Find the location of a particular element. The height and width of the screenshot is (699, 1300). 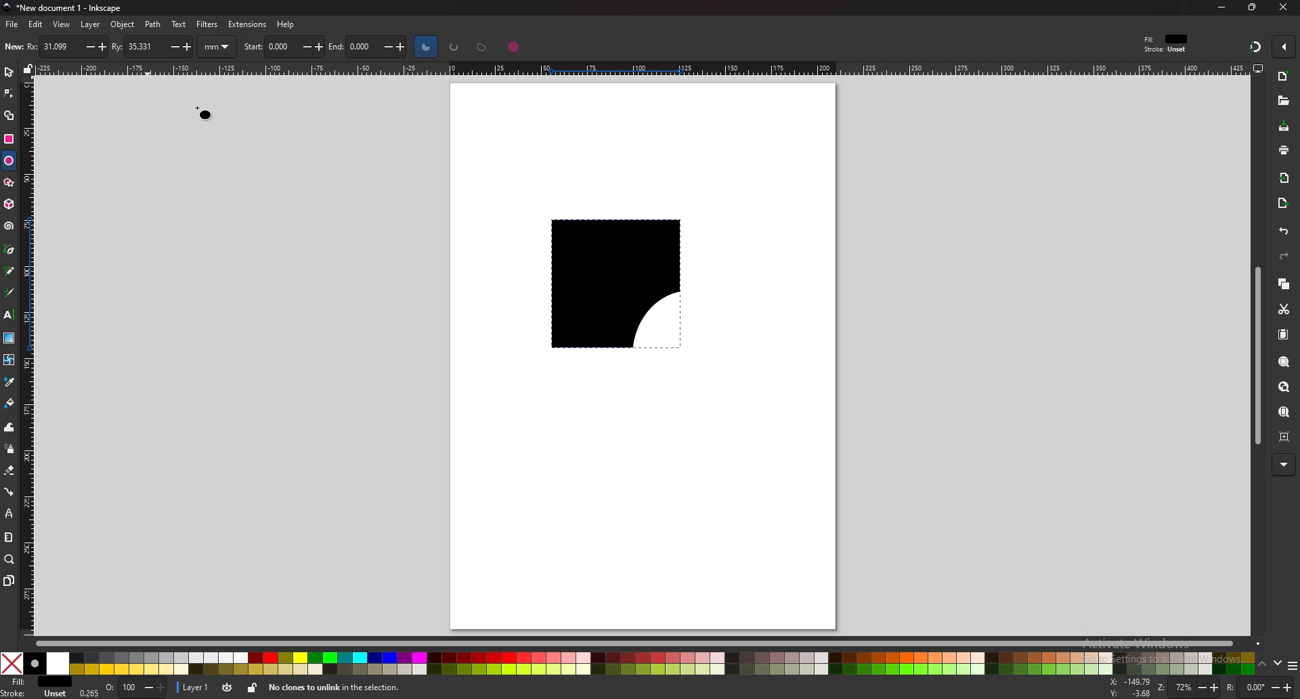

redo is located at coordinates (1284, 256).